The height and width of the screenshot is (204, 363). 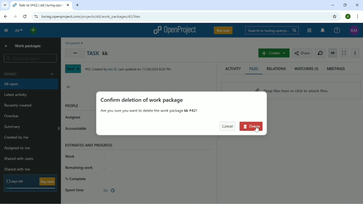 I want to click on All open, so click(x=30, y=84).